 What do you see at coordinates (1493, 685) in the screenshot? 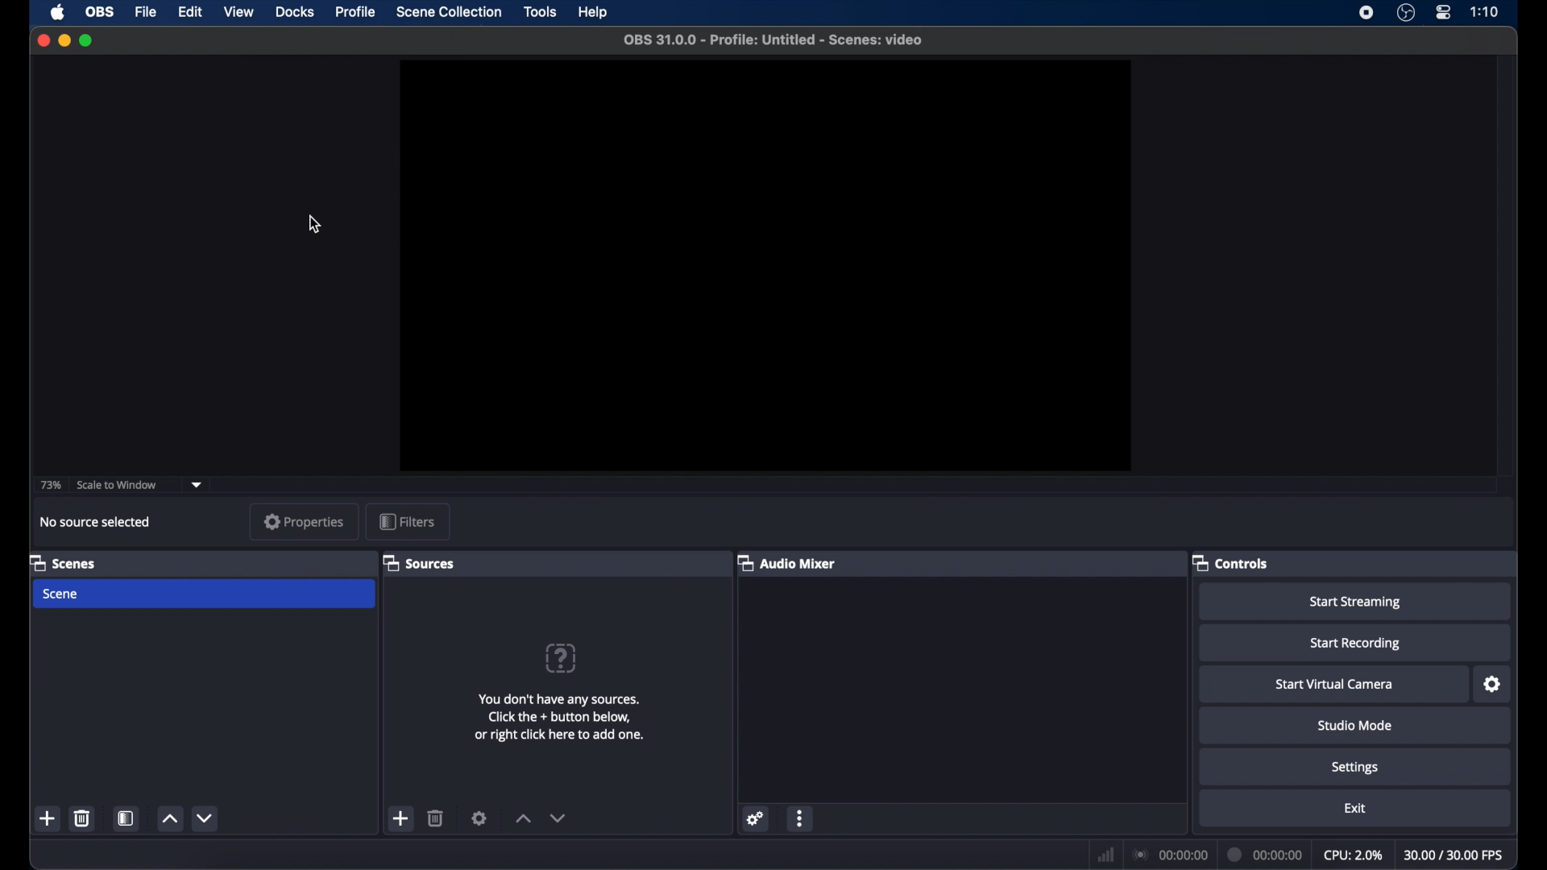
I see `settings` at bounding box center [1493, 685].